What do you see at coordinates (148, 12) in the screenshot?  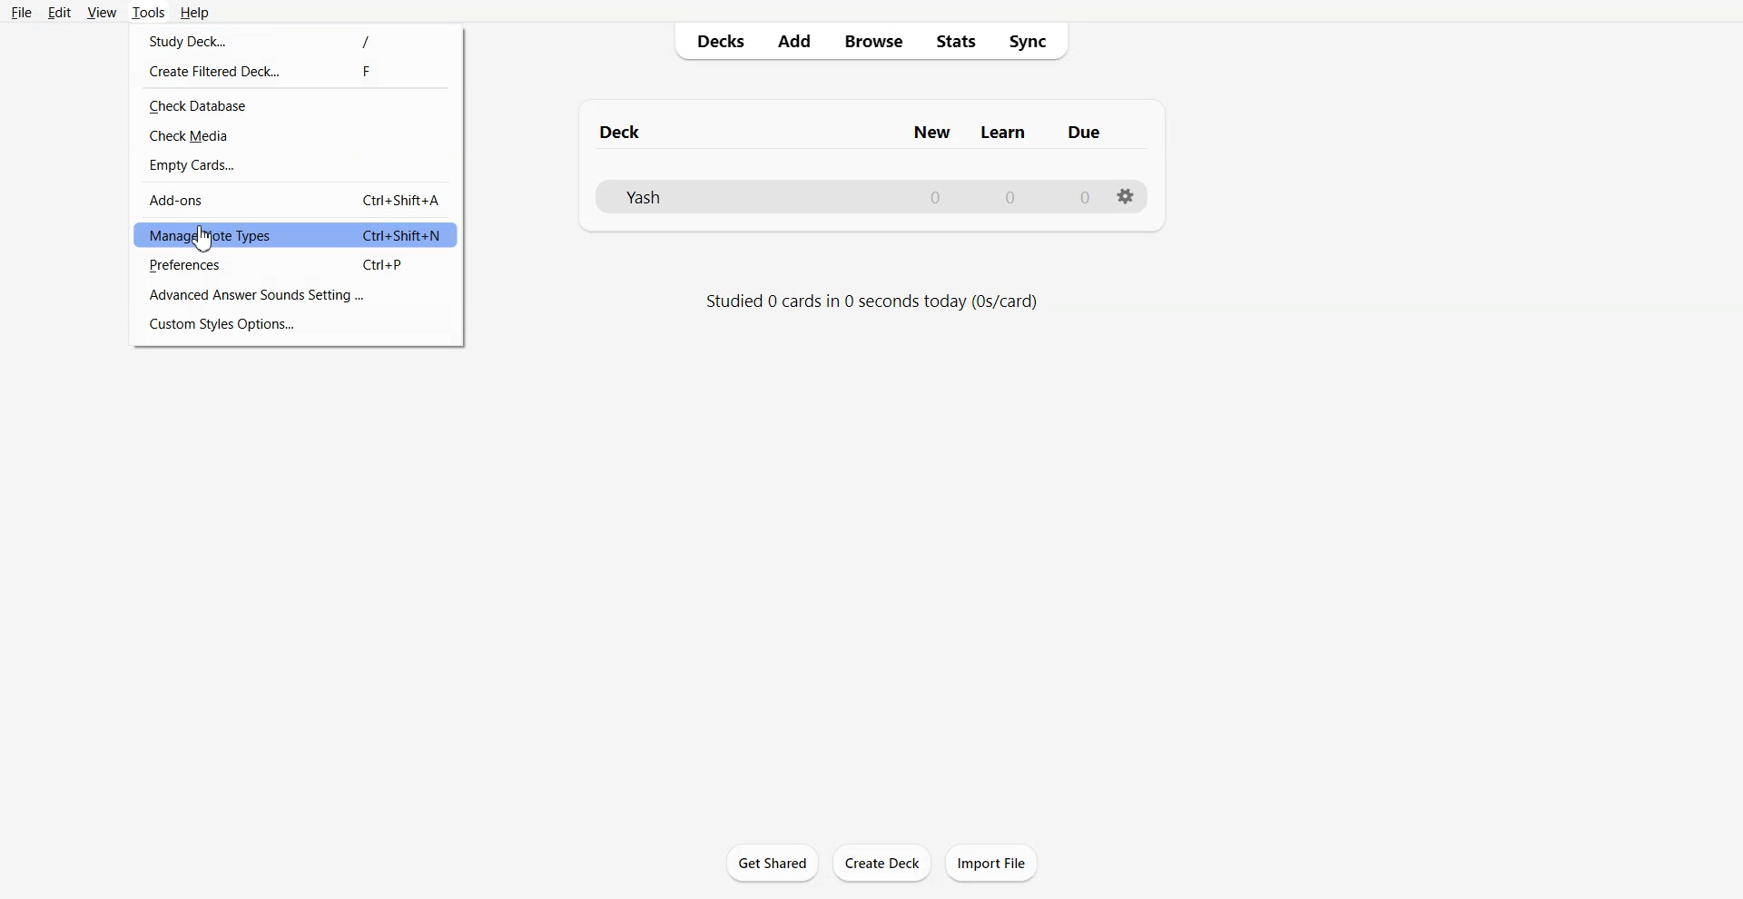 I see `Tools` at bounding box center [148, 12].